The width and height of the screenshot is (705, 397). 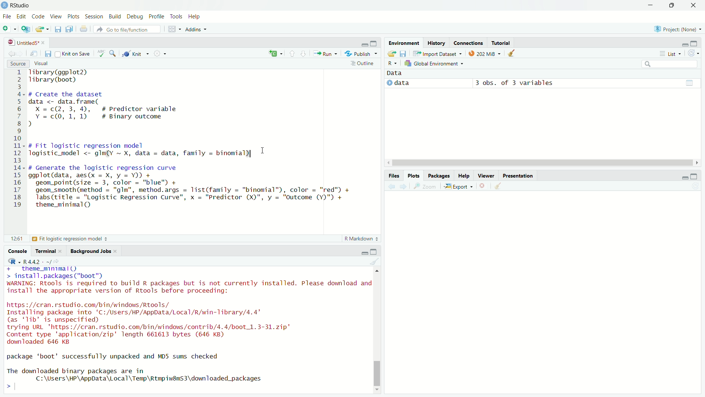 I want to click on Go to file/function, so click(x=127, y=29).